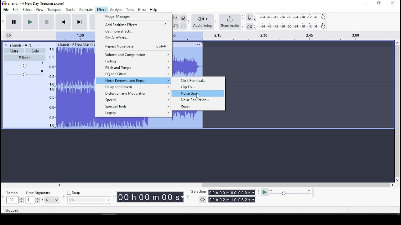 The width and height of the screenshot is (401, 225). What do you see at coordinates (230, 22) in the screenshot?
I see `share audio` at bounding box center [230, 22].